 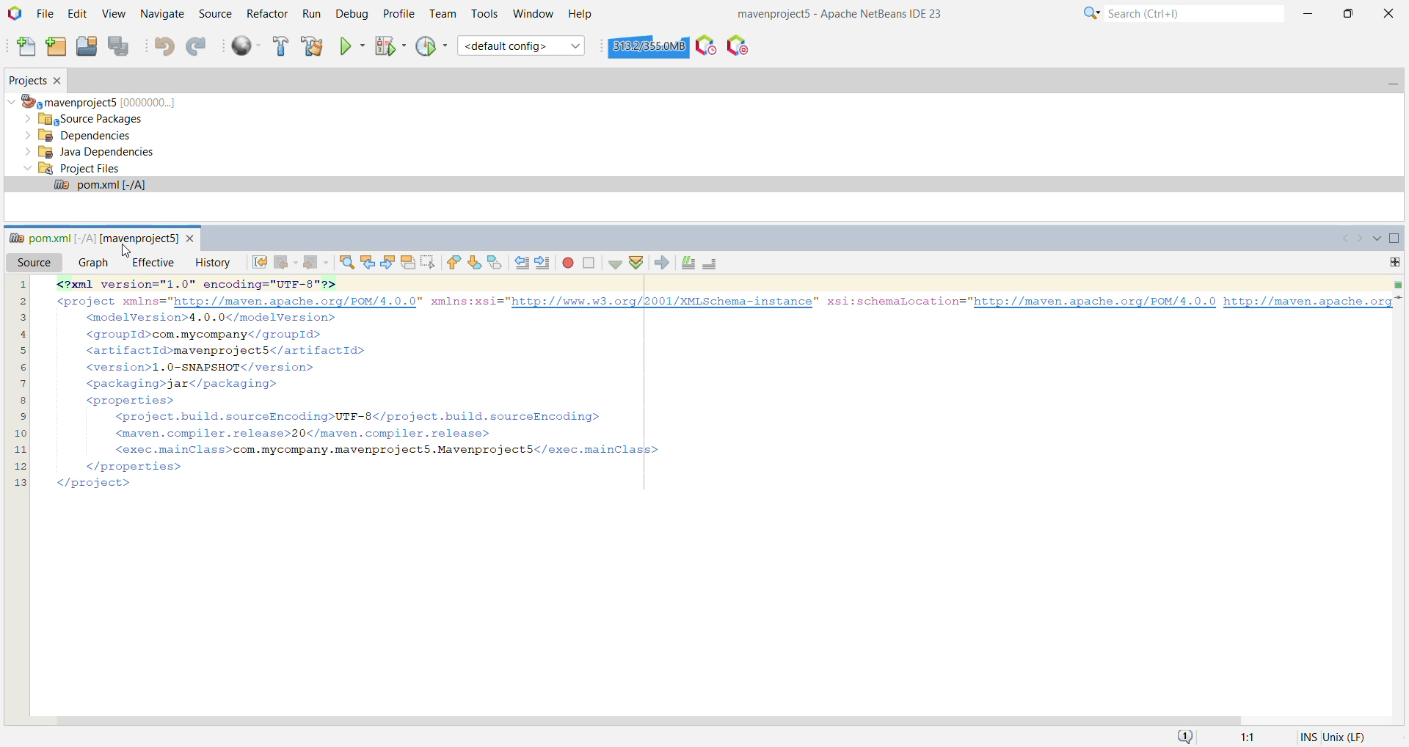 What do you see at coordinates (736, 45) in the screenshot?
I see `Pause I/O Checks` at bounding box center [736, 45].